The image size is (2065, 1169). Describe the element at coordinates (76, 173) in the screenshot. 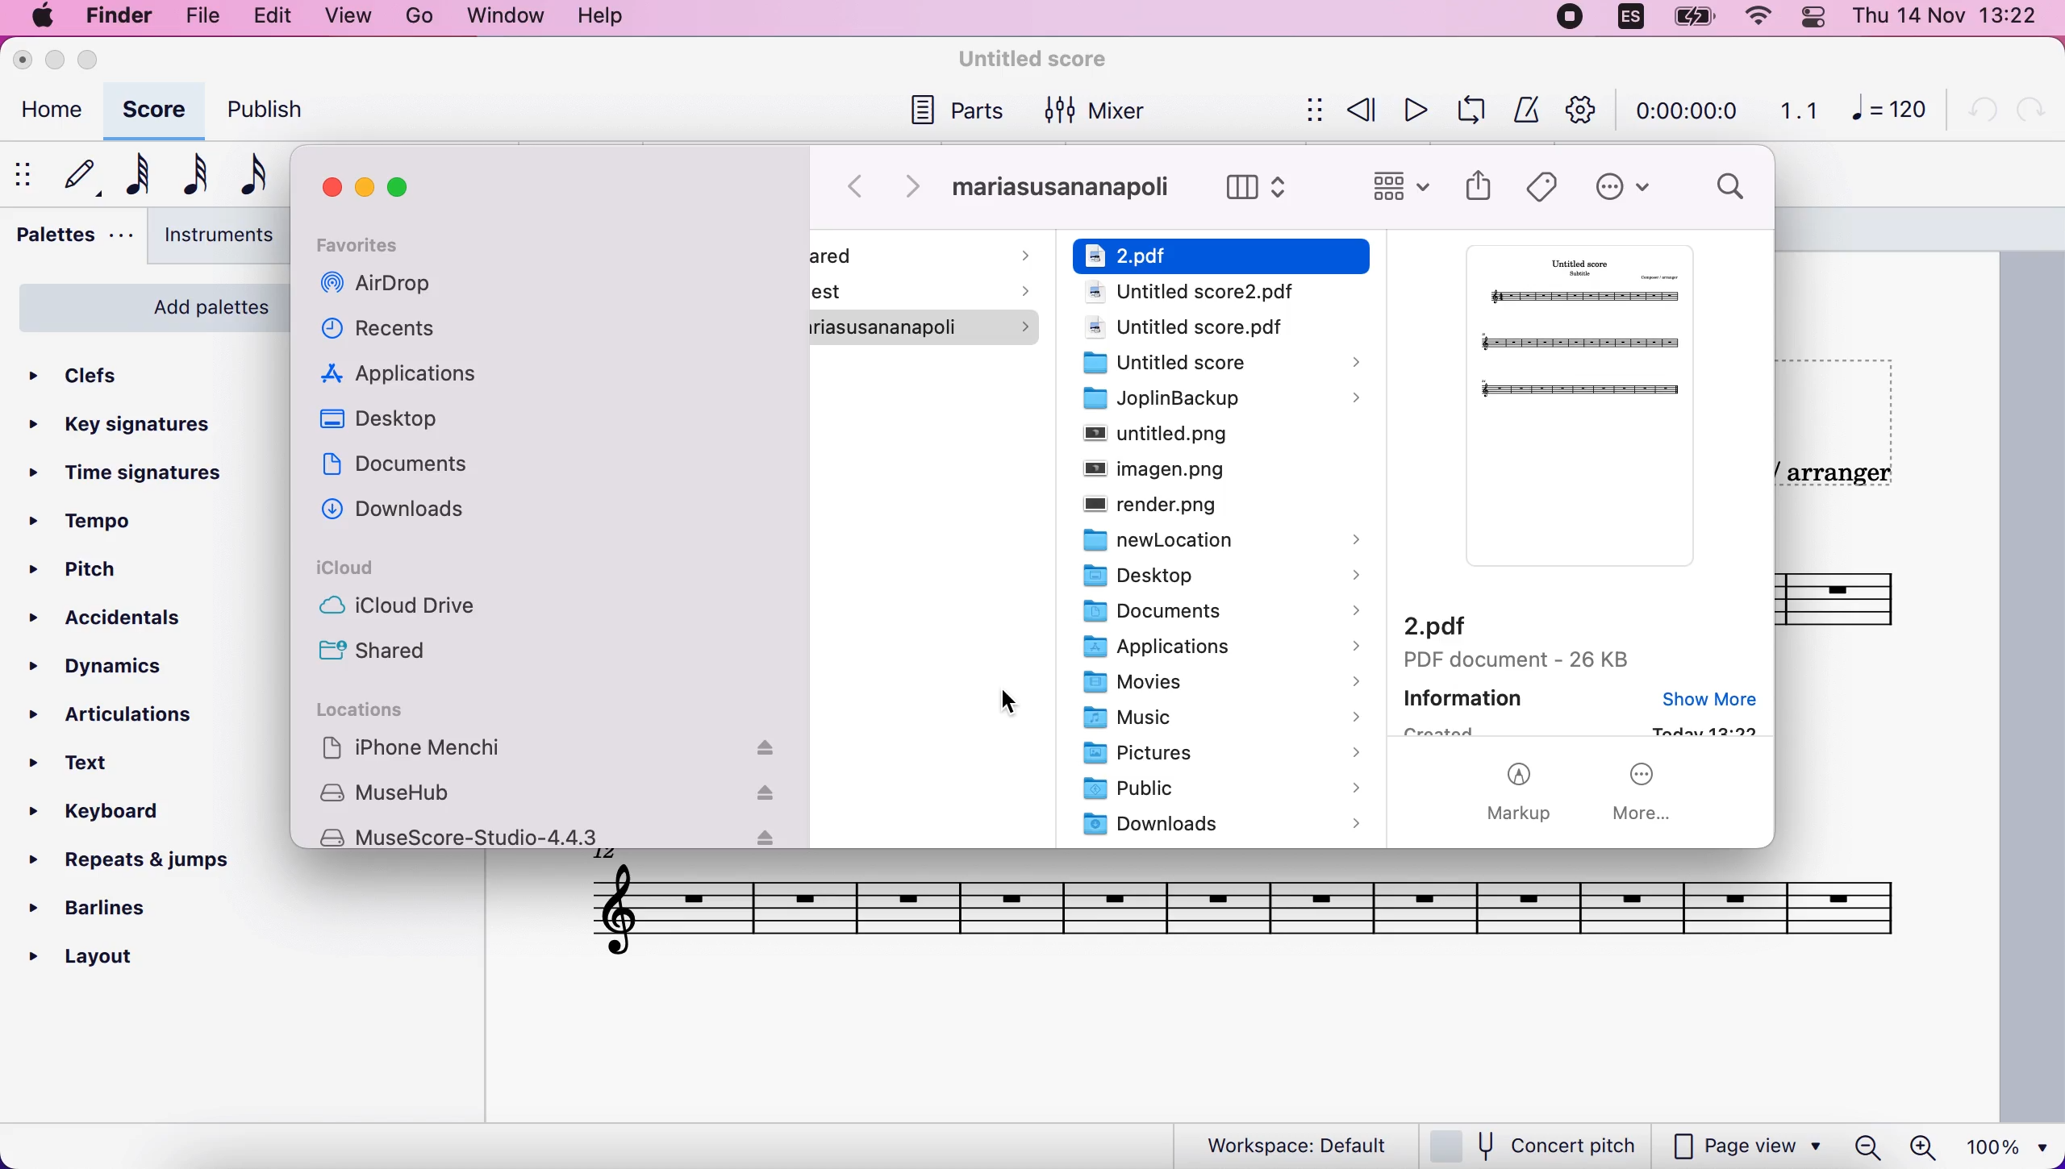

I see `default` at that location.